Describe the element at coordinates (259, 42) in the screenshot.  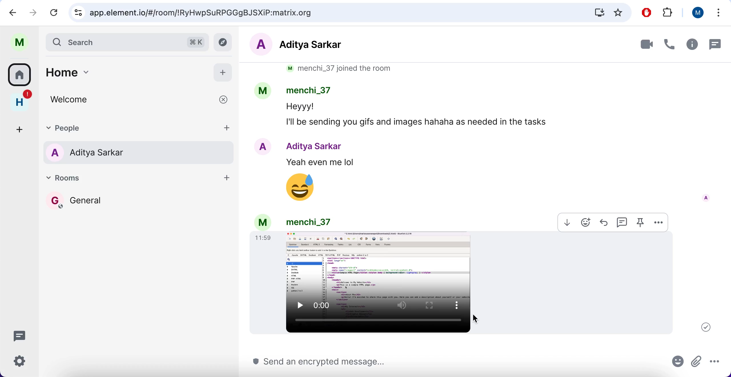
I see `A` at that location.